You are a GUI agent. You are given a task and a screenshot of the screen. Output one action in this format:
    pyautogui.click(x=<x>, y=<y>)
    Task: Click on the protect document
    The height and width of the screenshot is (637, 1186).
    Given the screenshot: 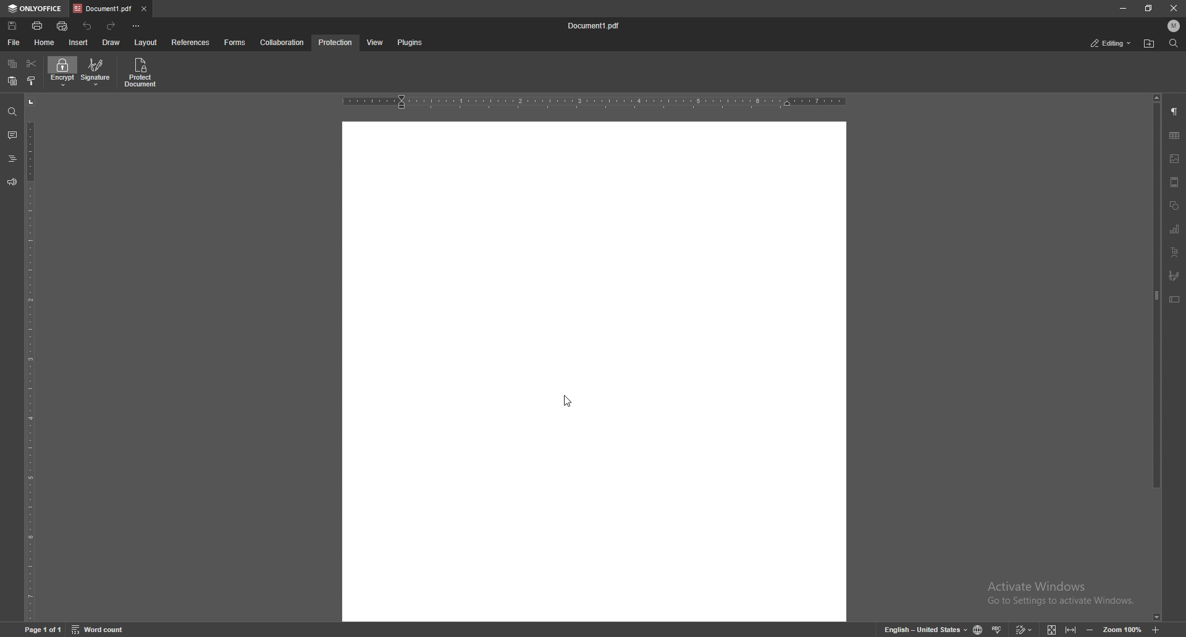 What is the action you would take?
    pyautogui.click(x=140, y=73)
    